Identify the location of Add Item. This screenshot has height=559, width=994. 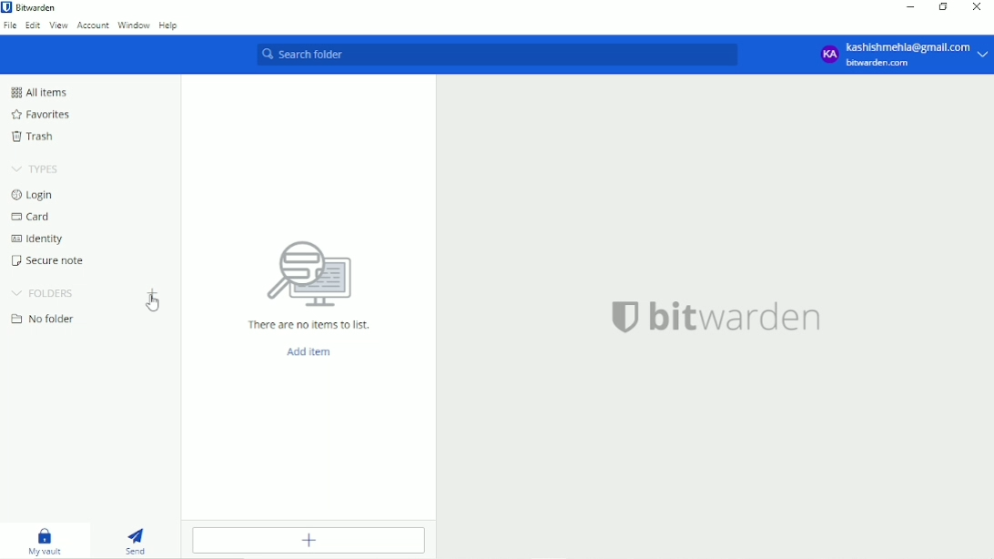
(314, 351).